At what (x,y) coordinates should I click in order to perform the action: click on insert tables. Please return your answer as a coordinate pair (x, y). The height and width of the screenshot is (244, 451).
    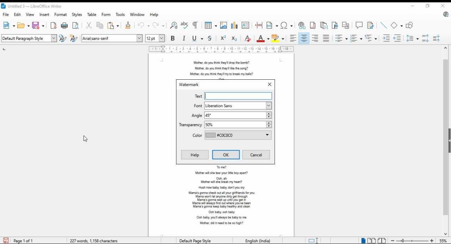
    Looking at the image, I should click on (211, 25).